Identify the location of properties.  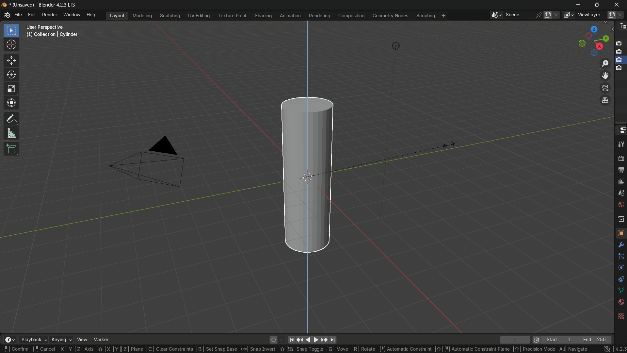
(621, 130).